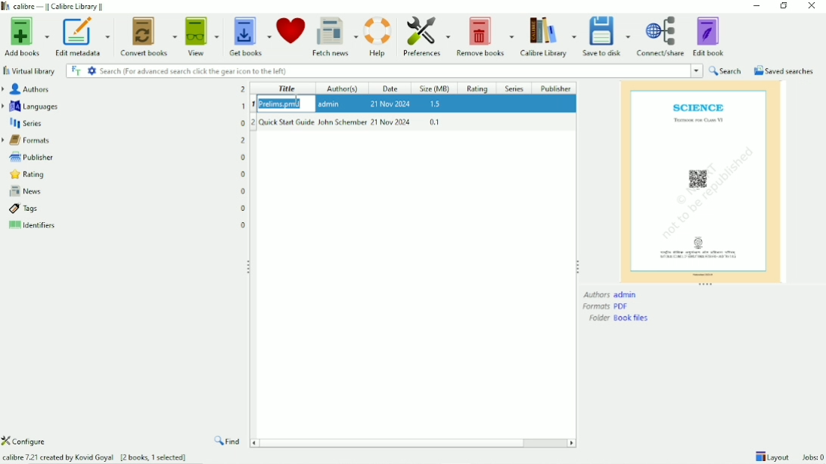 This screenshot has height=464, width=826. Describe the element at coordinates (287, 122) in the screenshot. I see `Quick Start Guide` at that location.